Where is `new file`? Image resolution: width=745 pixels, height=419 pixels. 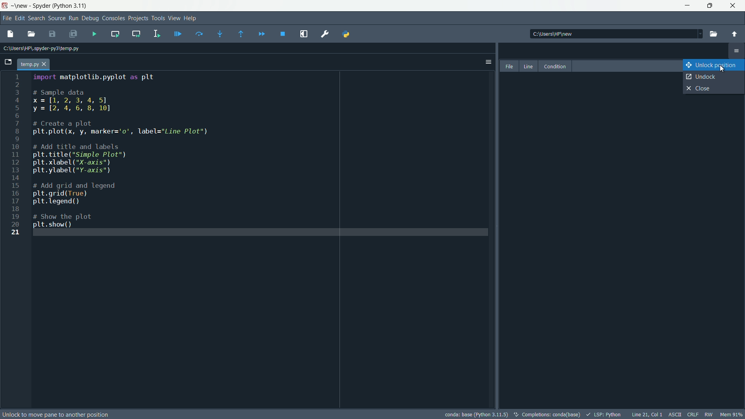 new file is located at coordinates (9, 33).